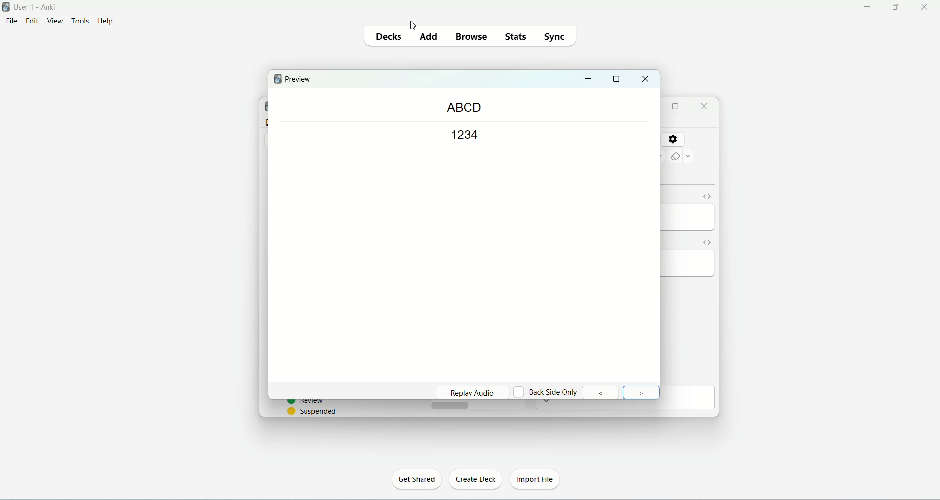 The image size is (940, 500). Describe the element at coordinates (618, 79) in the screenshot. I see `maximize` at that location.